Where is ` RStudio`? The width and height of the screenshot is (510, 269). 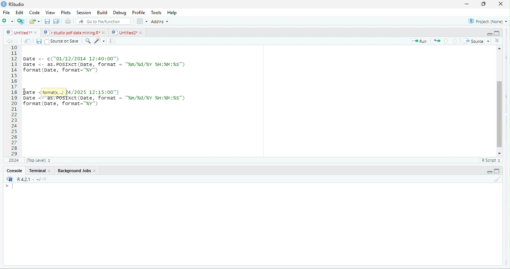
 RStudio is located at coordinates (16, 4).